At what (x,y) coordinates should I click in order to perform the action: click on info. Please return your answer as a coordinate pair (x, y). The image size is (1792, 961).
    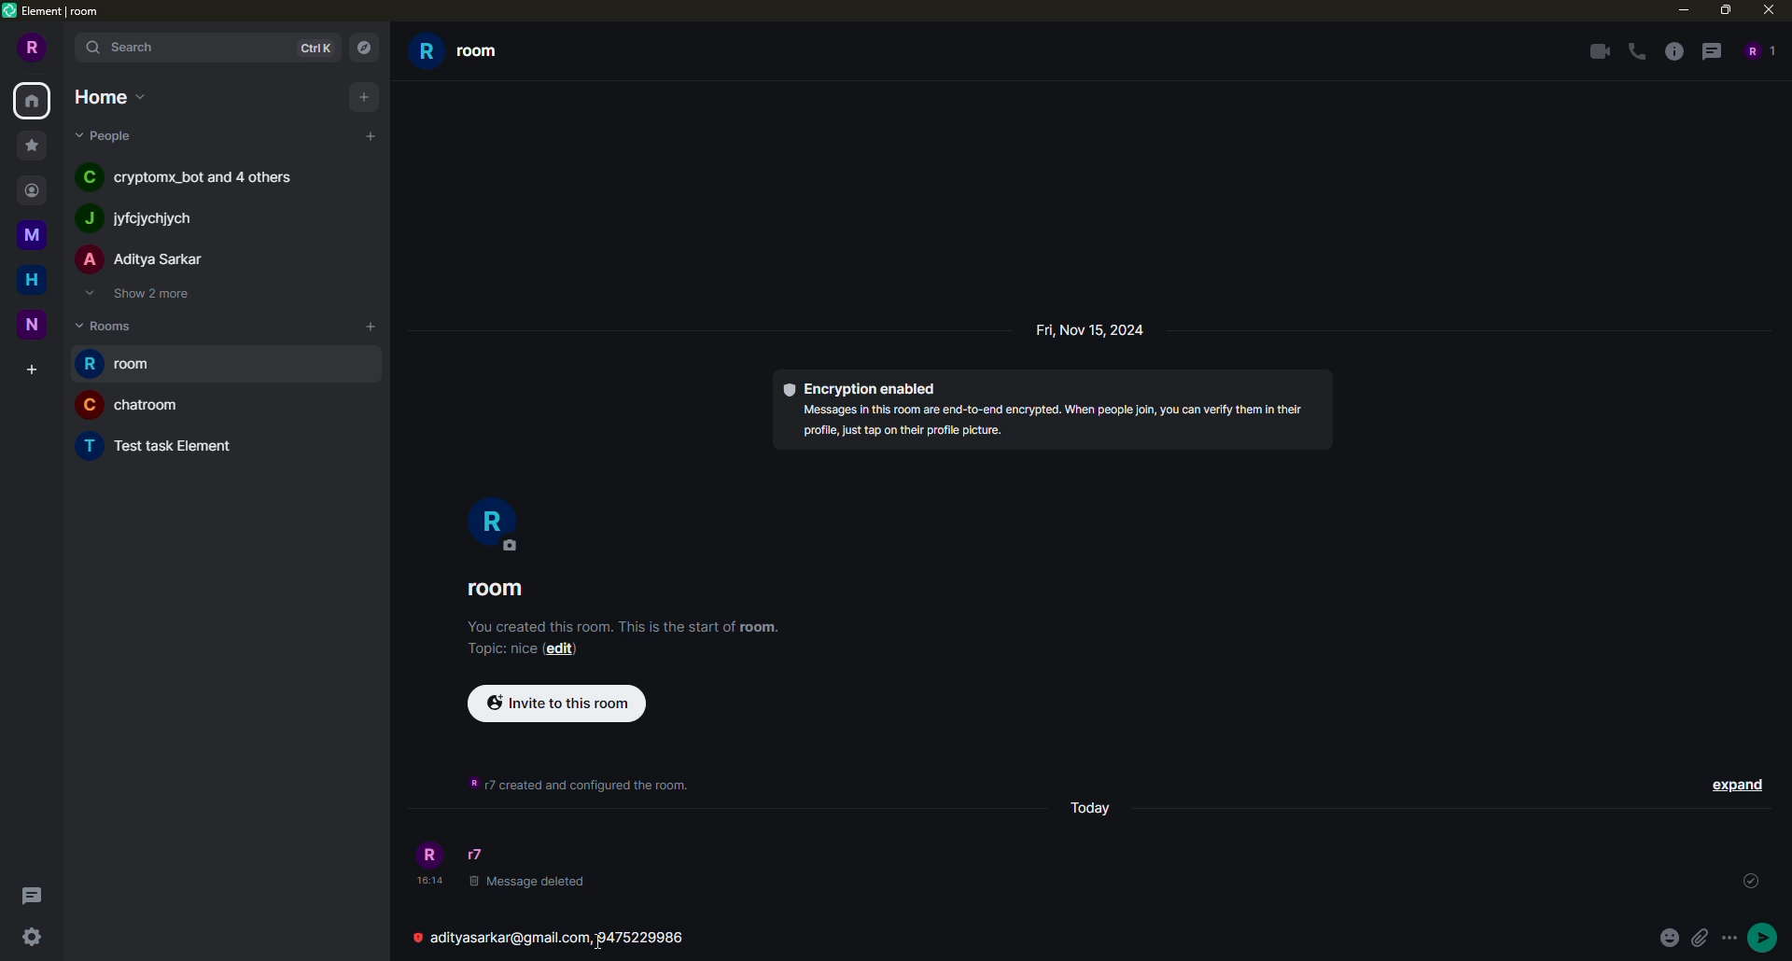
    Looking at the image, I should click on (583, 788).